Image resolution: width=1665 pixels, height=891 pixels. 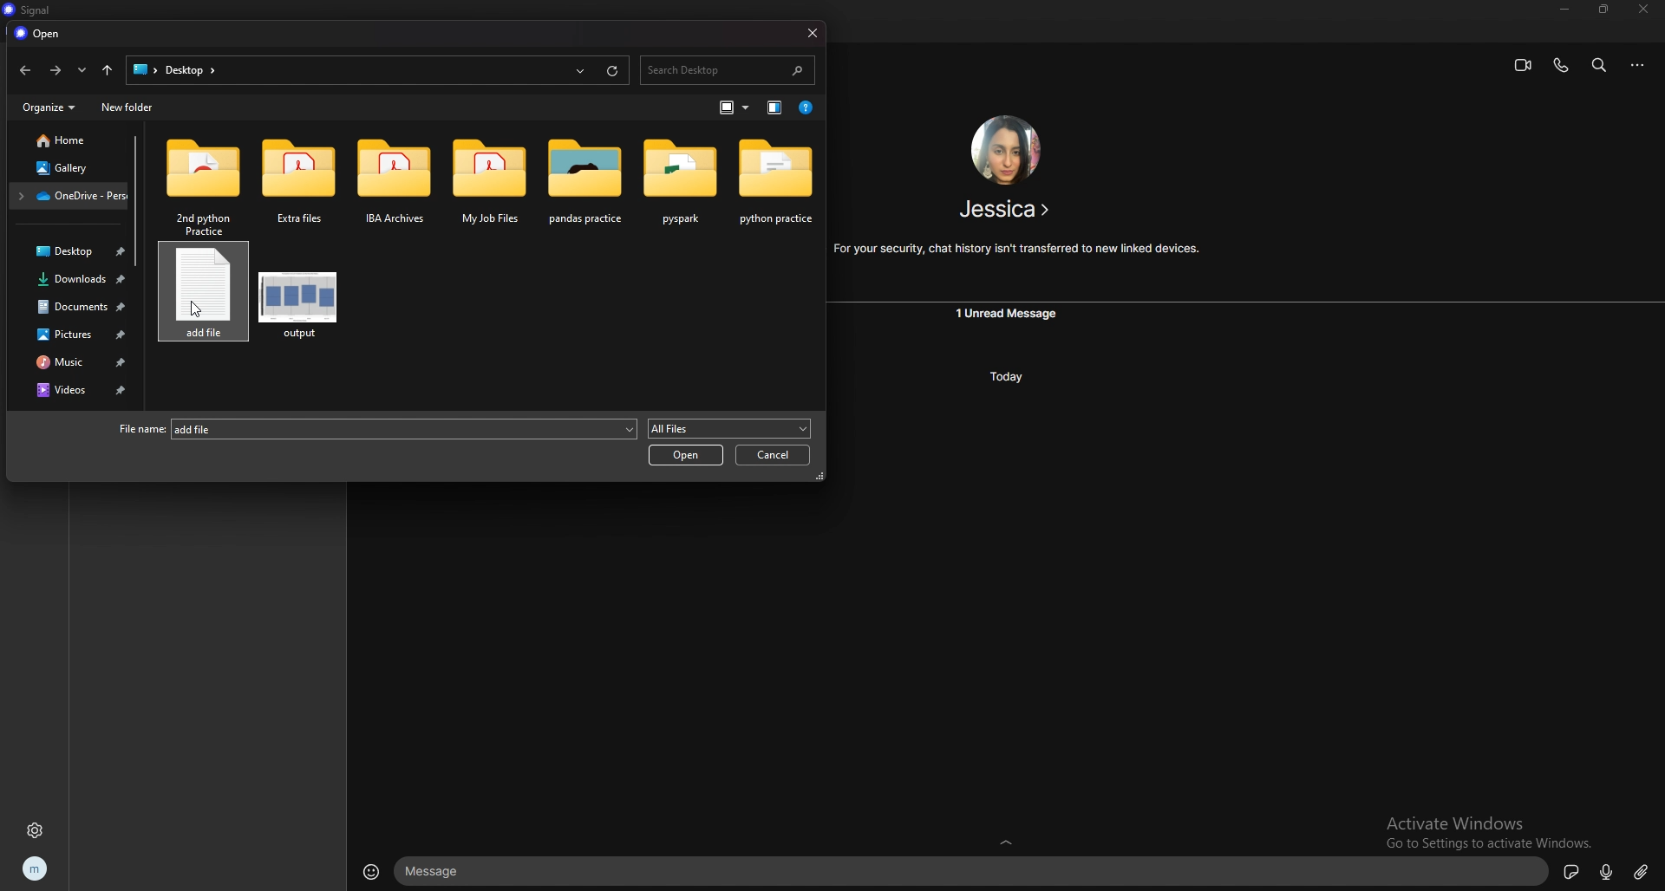 What do you see at coordinates (774, 107) in the screenshot?
I see `change view` at bounding box center [774, 107].